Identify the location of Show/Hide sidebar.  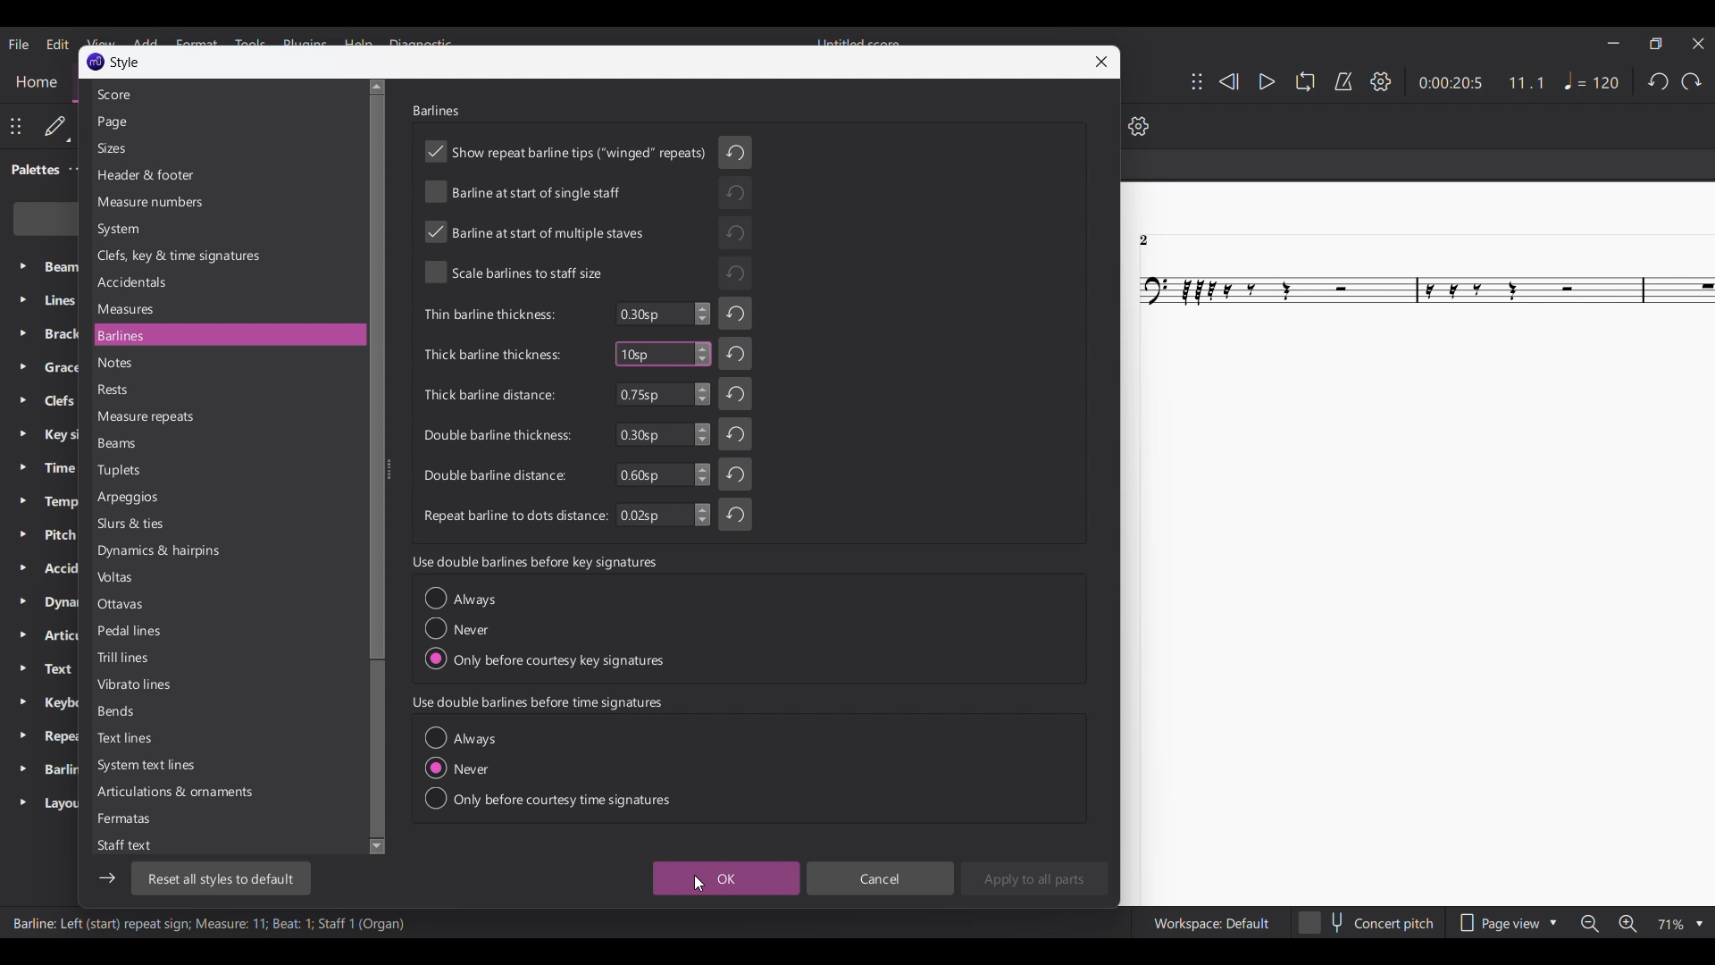
(106, 877).